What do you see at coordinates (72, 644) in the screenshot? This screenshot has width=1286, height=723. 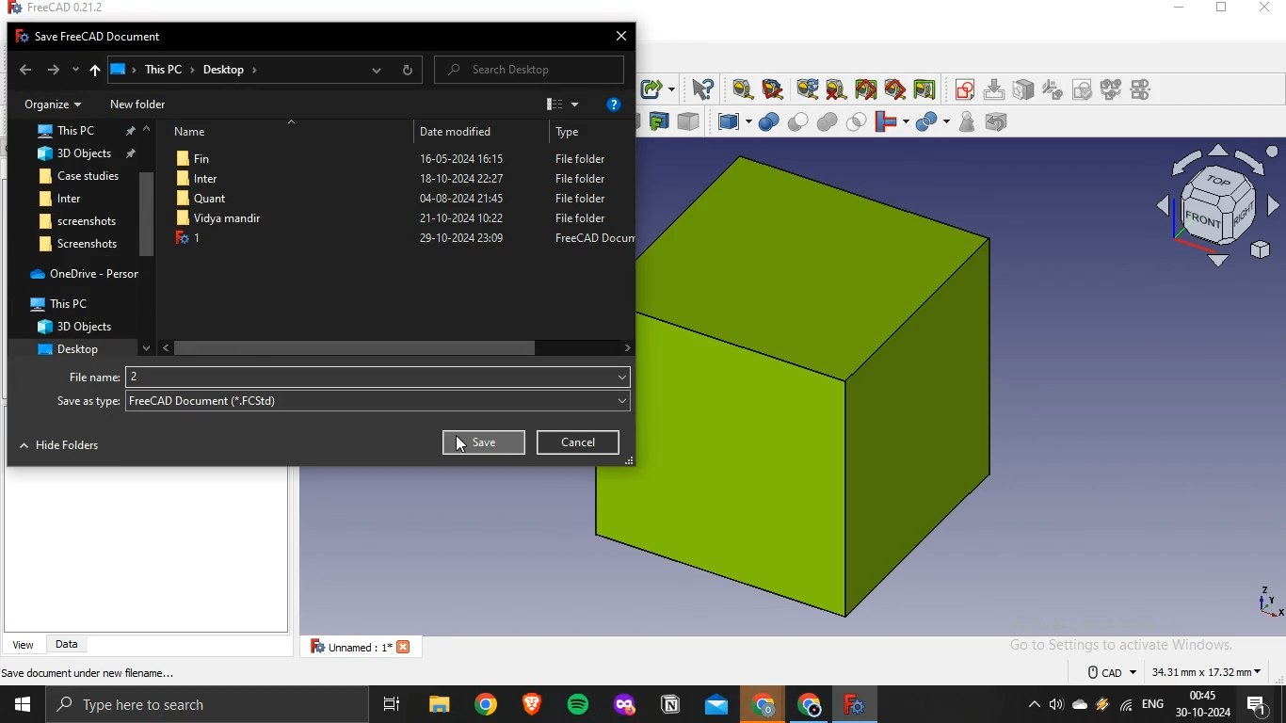 I see `data` at bounding box center [72, 644].